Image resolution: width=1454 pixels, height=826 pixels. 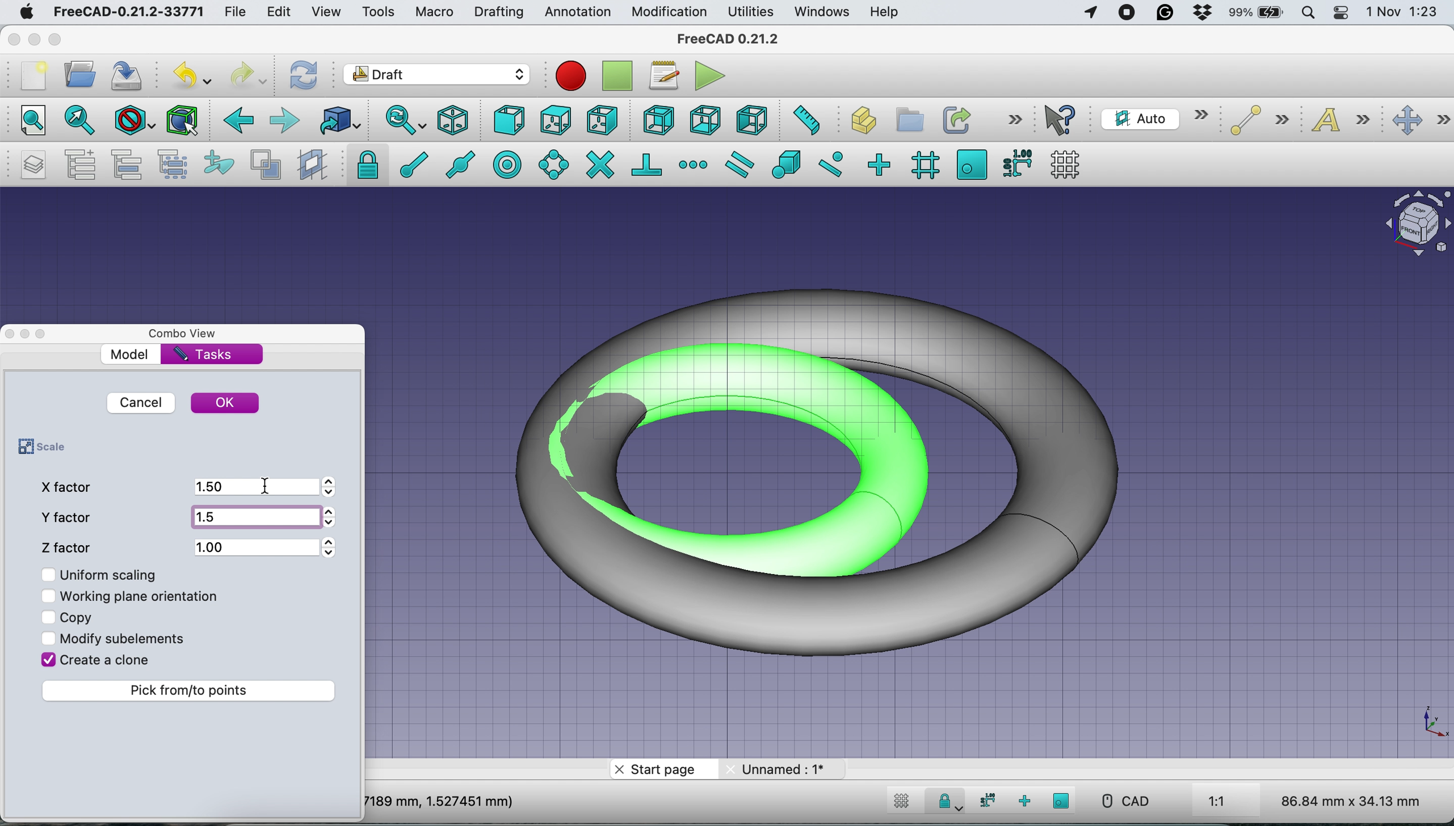 I want to click on maximise, so click(x=57, y=40).